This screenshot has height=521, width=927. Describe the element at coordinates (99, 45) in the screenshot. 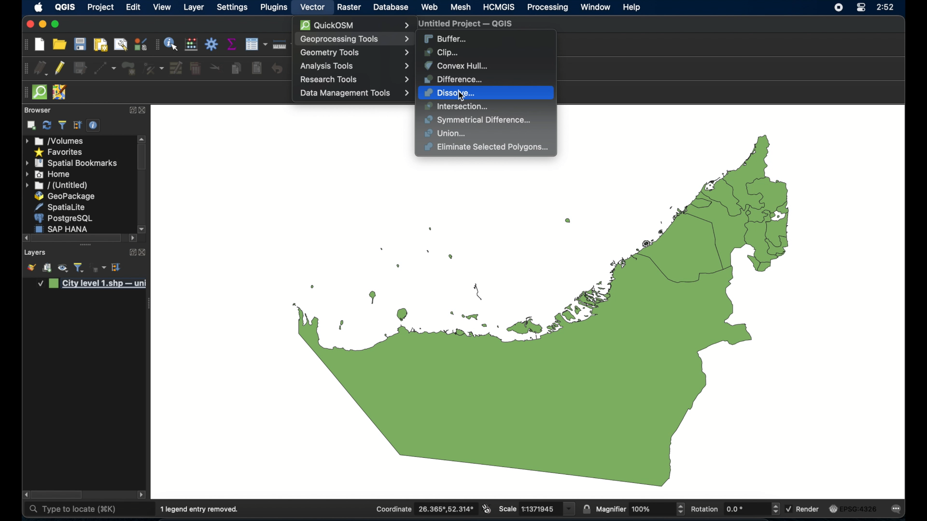

I see `print layout` at that location.